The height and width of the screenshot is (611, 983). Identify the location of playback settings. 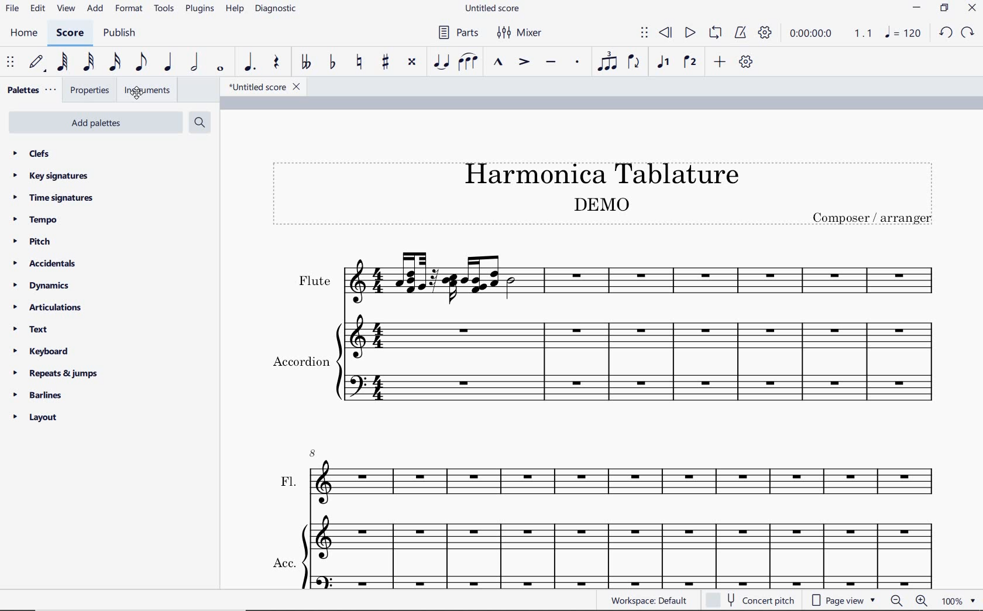
(764, 33).